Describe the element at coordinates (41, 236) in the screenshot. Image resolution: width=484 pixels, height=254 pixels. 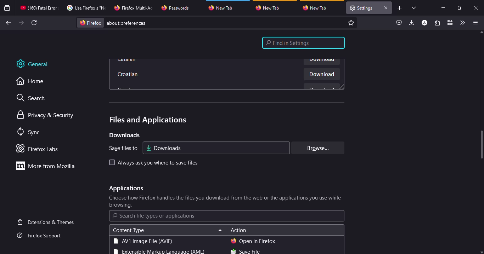
I see `support` at that location.